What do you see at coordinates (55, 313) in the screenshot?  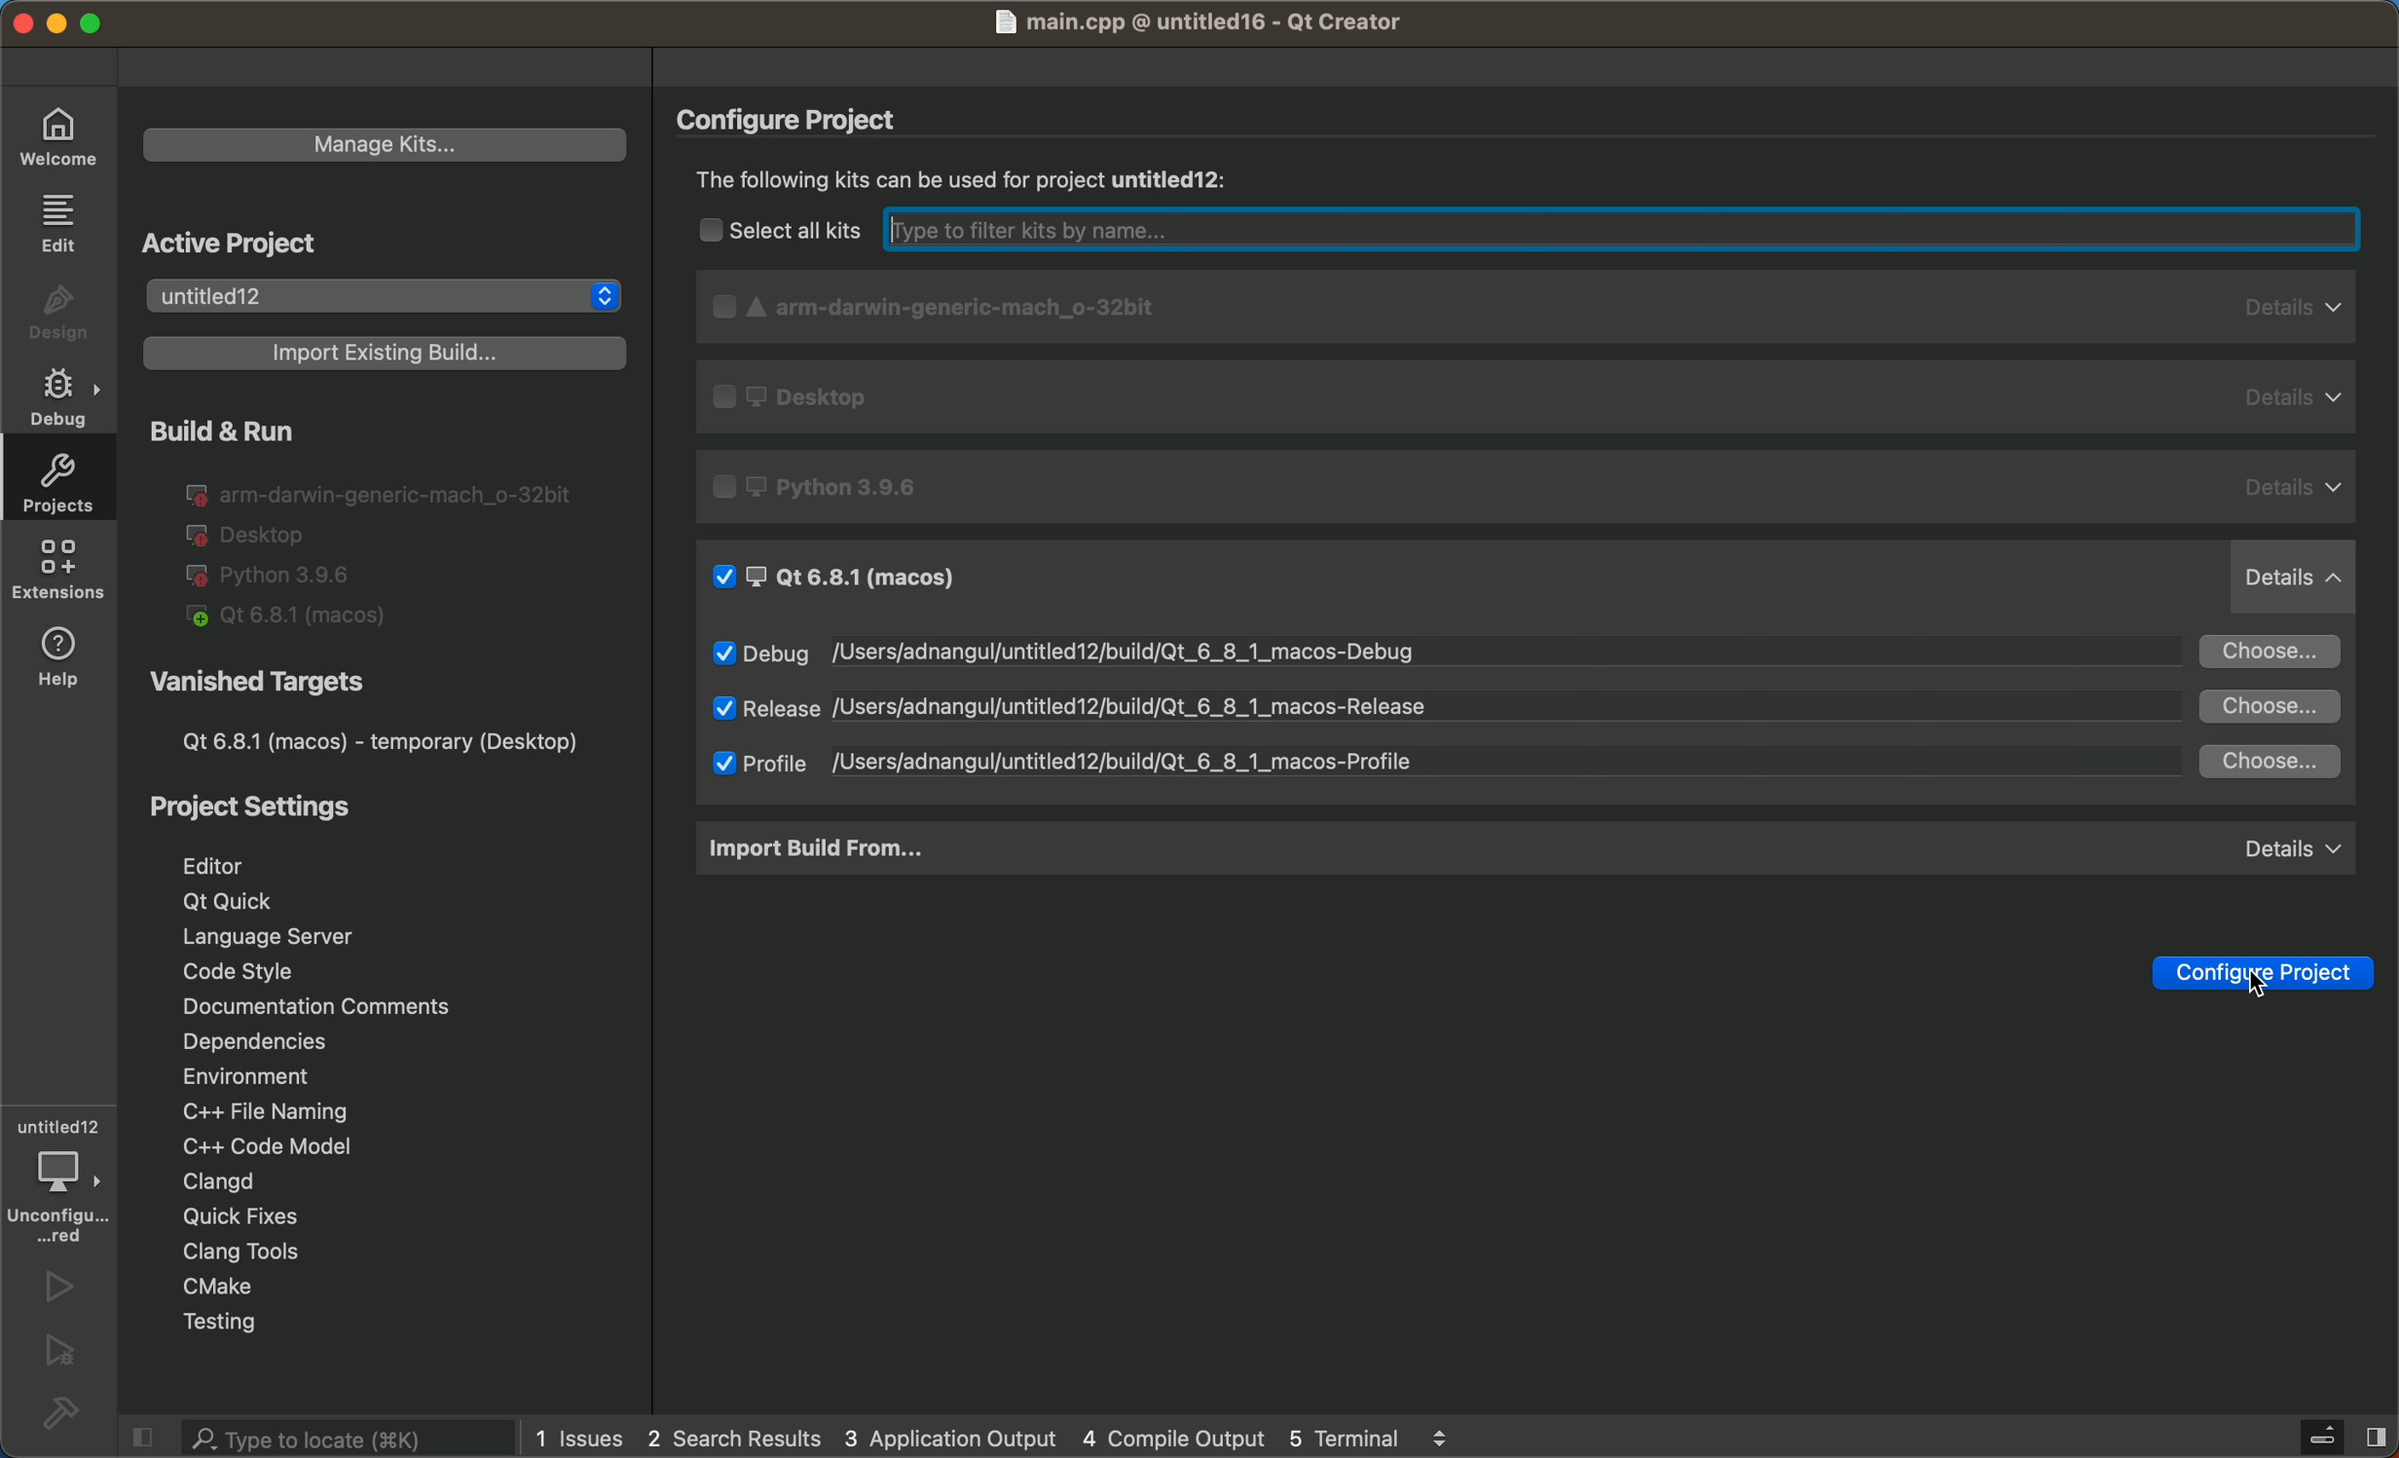 I see `design` at bounding box center [55, 313].